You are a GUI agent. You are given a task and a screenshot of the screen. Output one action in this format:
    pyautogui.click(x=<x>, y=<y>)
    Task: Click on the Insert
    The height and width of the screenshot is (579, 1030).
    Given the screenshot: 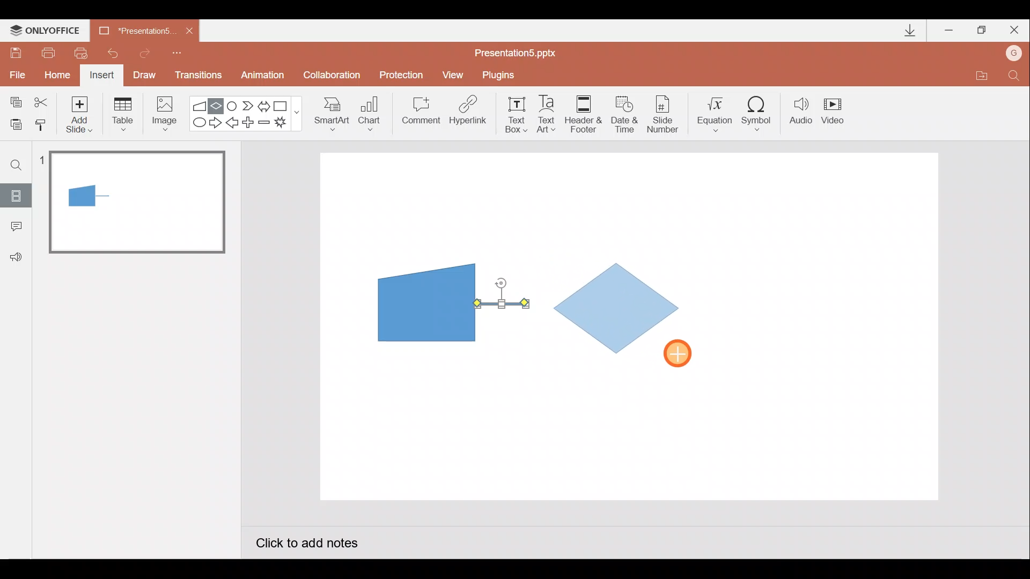 What is the action you would take?
    pyautogui.click(x=100, y=77)
    